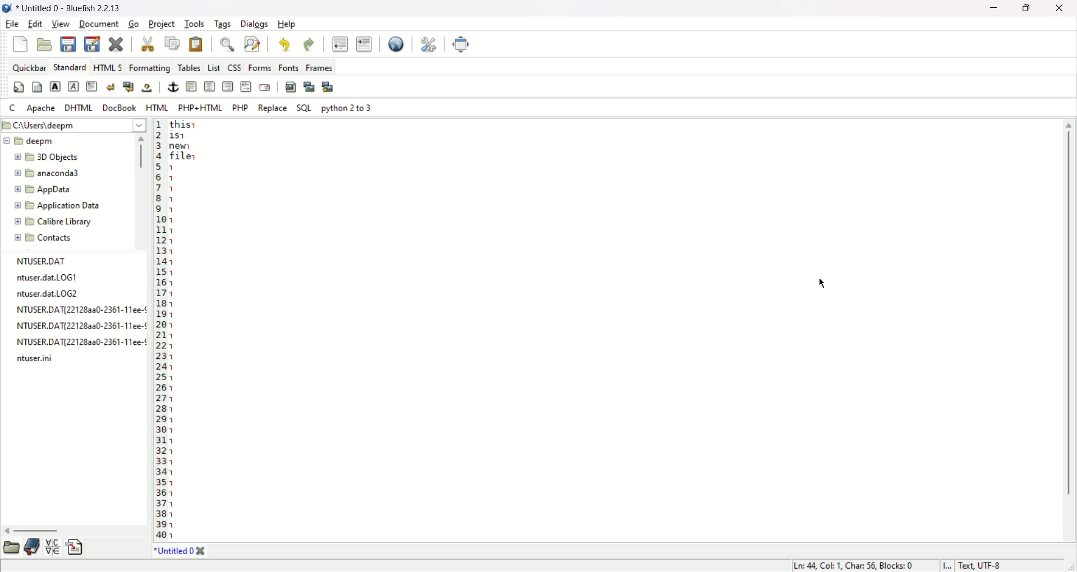  What do you see at coordinates (52, 238) in the screenshot?
I see `Contacts` at bounding box center [52, 238].